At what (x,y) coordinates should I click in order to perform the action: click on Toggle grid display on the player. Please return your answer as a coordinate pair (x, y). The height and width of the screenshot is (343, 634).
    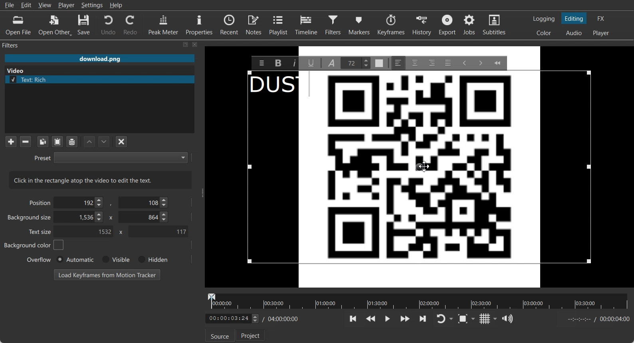
    Looking at the image, I should click on (485, 319).